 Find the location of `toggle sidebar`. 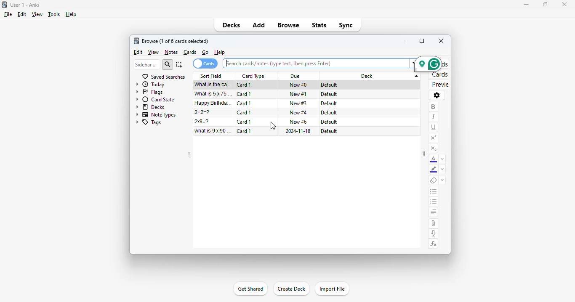

toggle sidebar is located at coordinates (424, 154).